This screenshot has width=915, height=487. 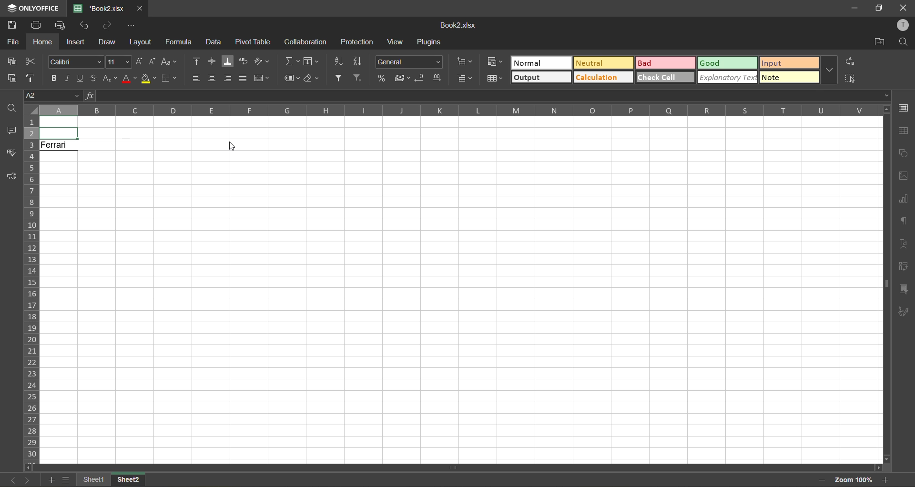 I want to click on fill color, so click(x=149, y=81).